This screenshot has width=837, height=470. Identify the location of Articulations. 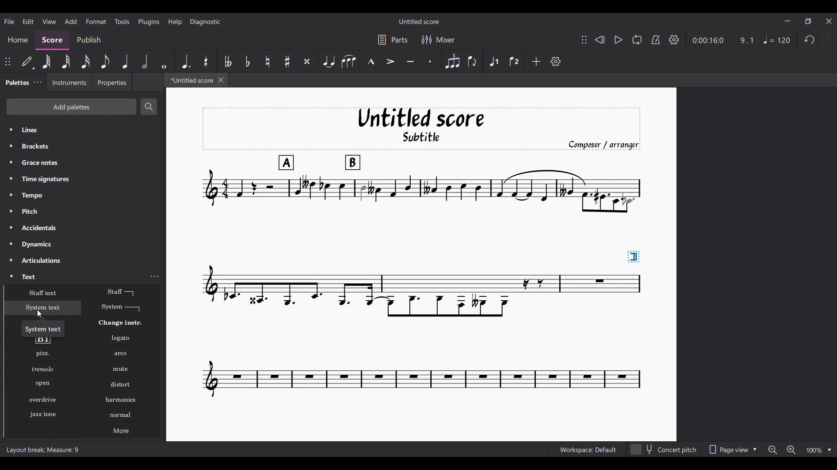
(83, 260).